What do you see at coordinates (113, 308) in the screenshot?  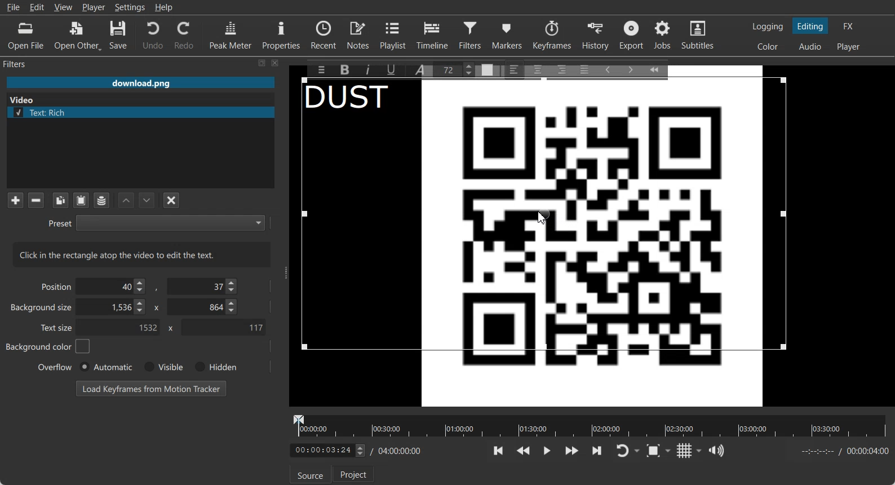 I see `Background size X- Coordinate` at bounding box center [113, 308].